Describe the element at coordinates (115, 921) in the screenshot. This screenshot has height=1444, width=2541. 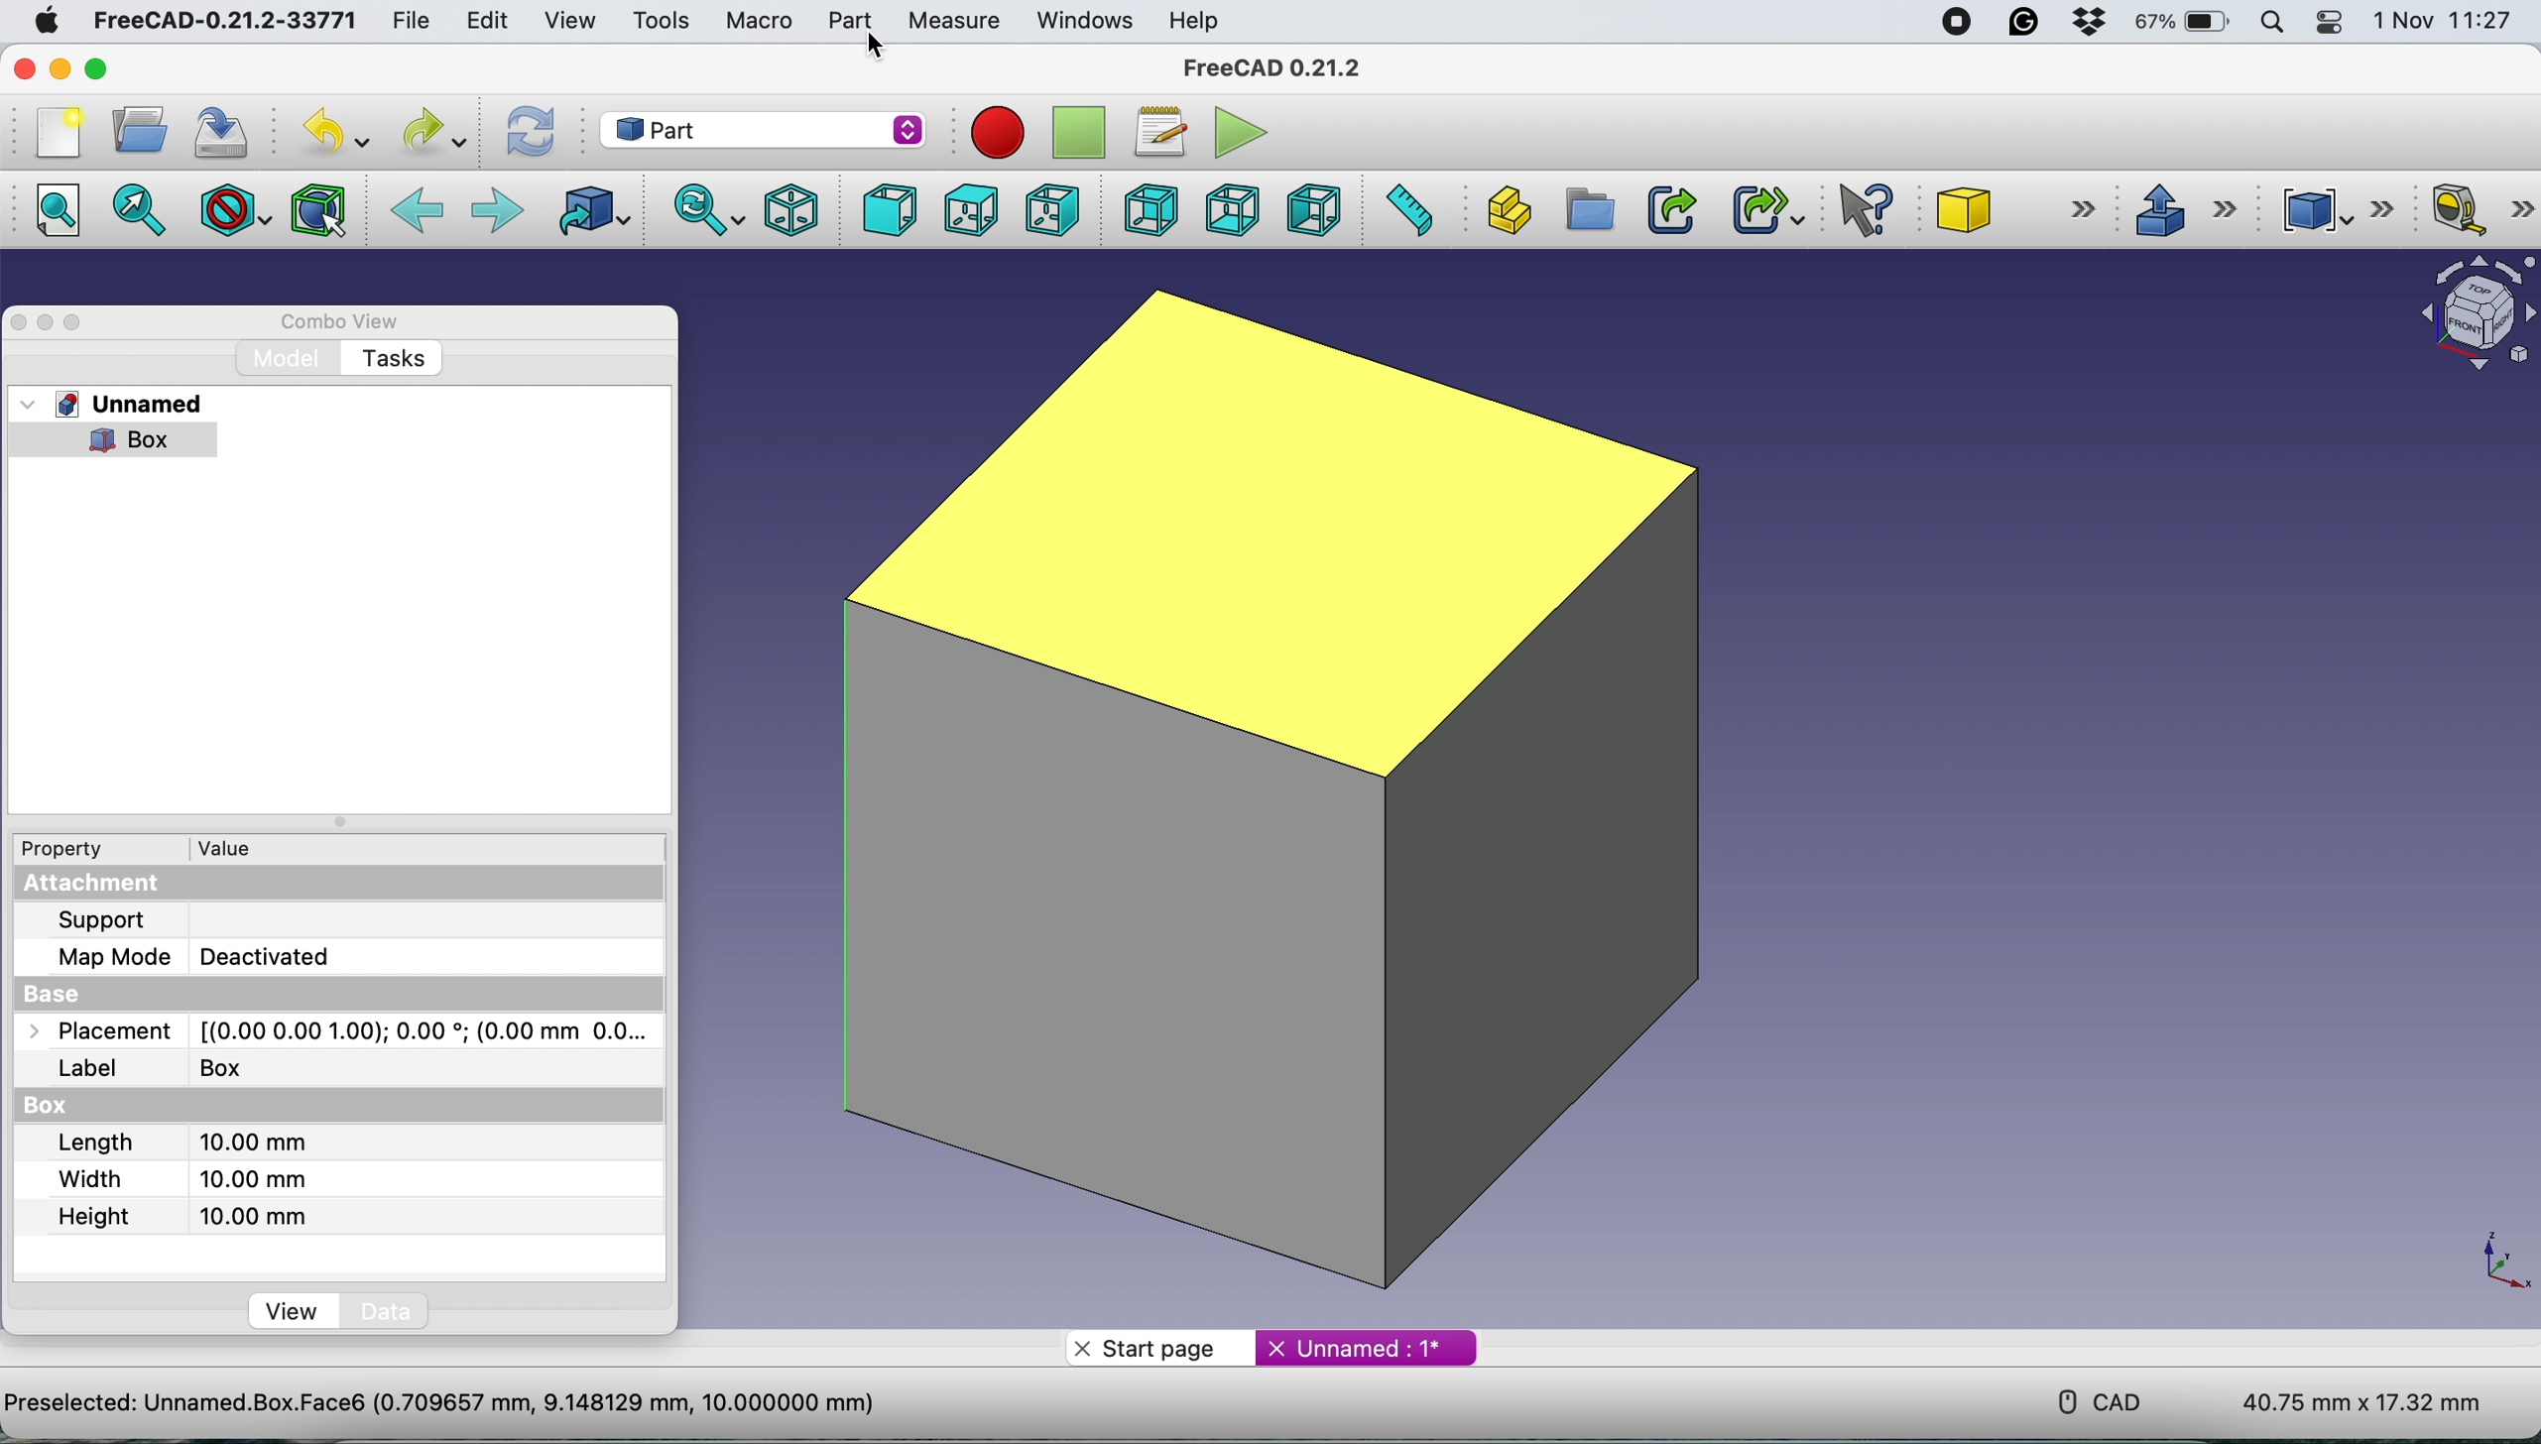
I see `support` at that location.